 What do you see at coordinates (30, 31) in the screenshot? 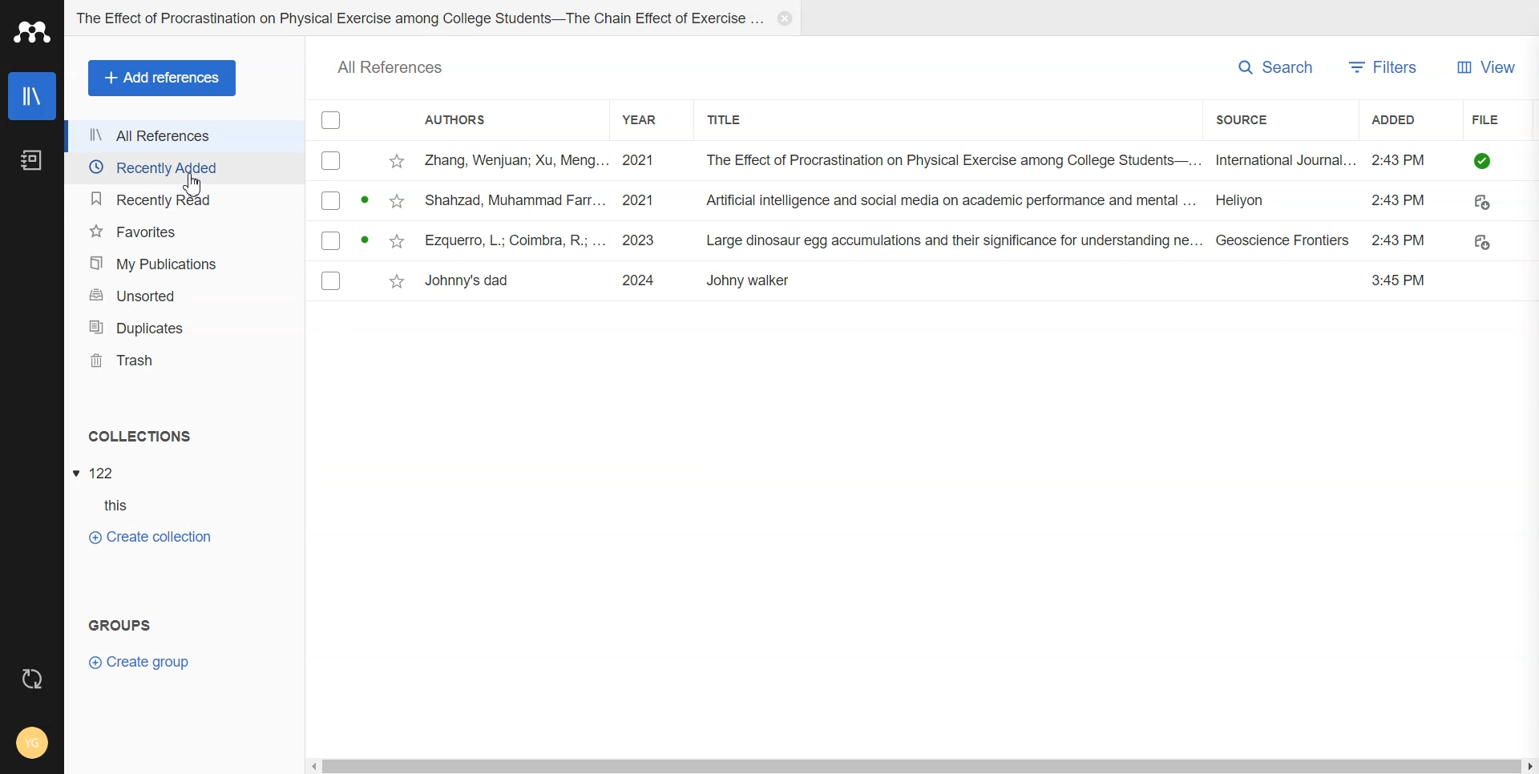
I see `Logo` at bounding box center [30, 31].